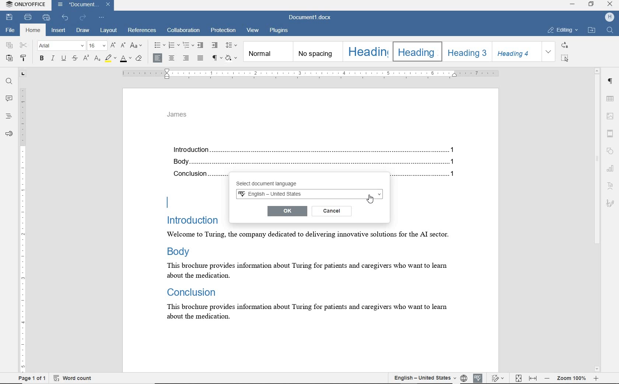  What do you see at coordinates (332, 210) in the screenshot?
I see `cancel` at bounding box center [332, 210].